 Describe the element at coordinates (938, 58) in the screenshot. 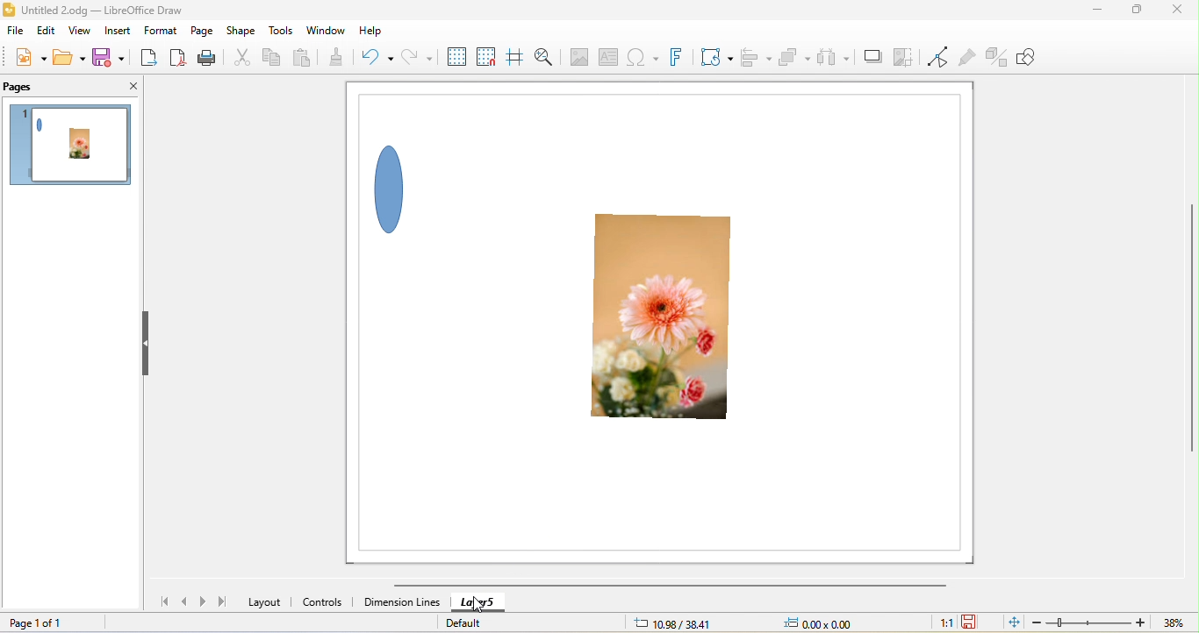

I see `toggle point edit mode` at that location.